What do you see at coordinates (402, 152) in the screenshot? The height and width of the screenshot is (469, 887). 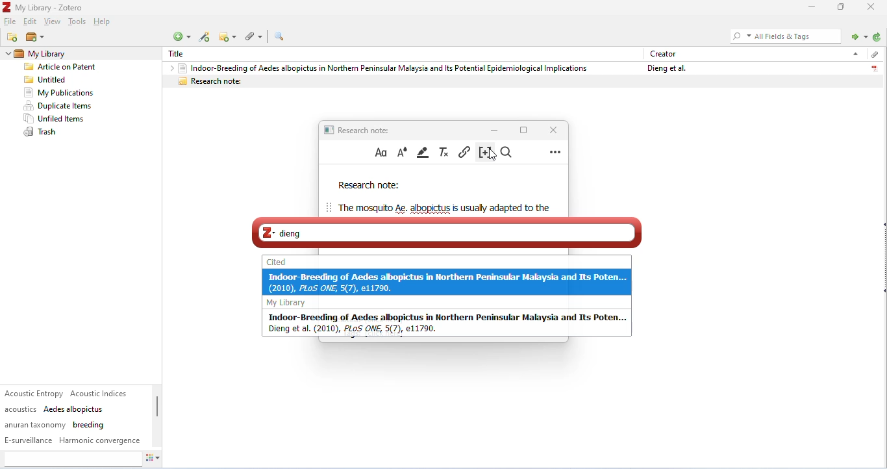 I see `text color` at bounding box center [402, 152].